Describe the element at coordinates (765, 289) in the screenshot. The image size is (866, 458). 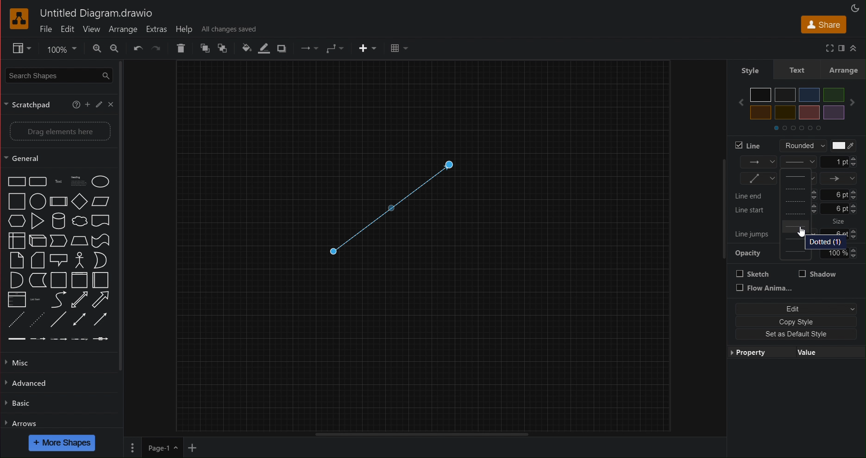
I see `Flow Animation` at that location.